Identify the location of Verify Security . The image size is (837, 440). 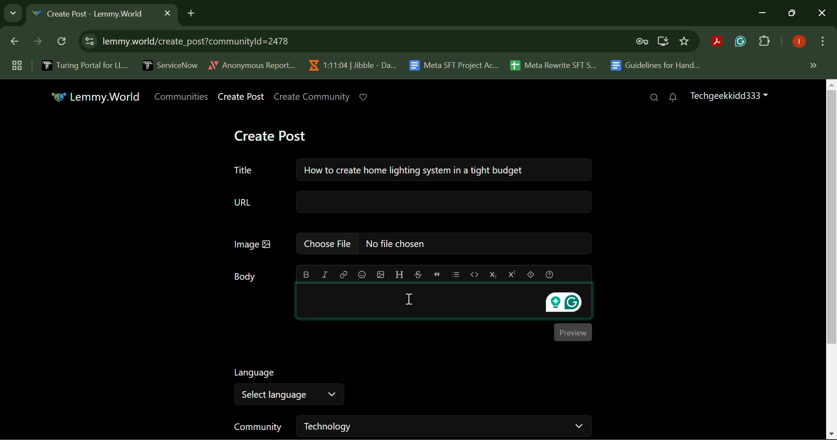
(643, 41).